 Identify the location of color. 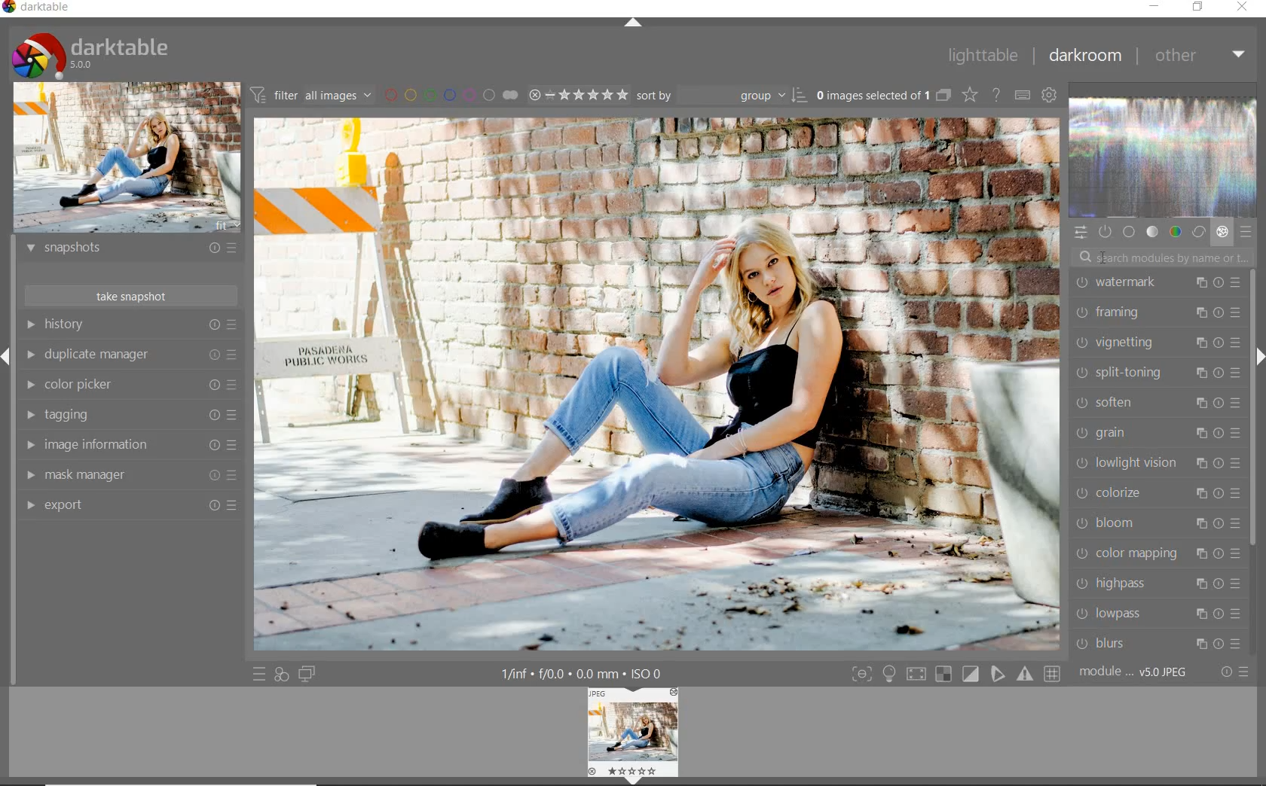
(1174, 233).